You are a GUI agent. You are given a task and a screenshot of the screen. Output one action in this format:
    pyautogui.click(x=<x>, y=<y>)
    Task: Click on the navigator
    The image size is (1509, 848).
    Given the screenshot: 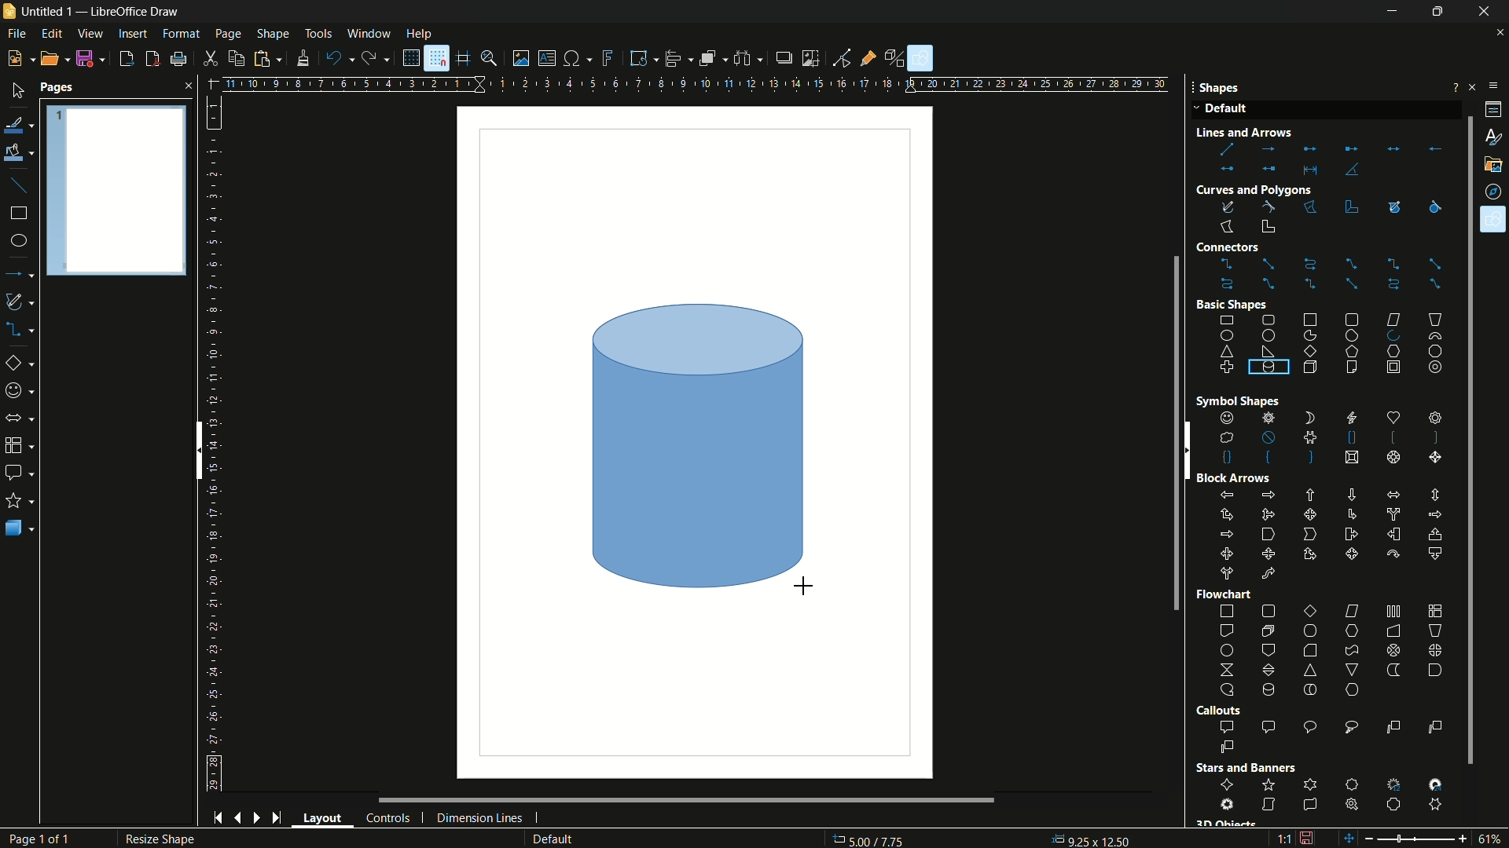 What is the action you would take?
    pyautogui.click(x=1495, y=192)
    